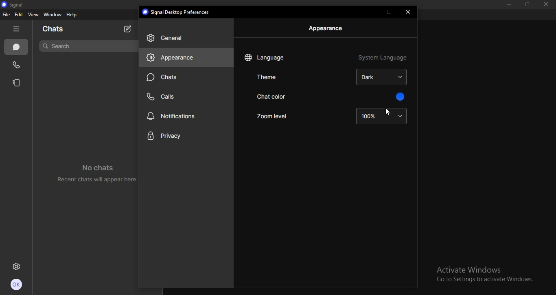 This screenshot has width=556, height=295. I want to click on chats, so click(15, 47).